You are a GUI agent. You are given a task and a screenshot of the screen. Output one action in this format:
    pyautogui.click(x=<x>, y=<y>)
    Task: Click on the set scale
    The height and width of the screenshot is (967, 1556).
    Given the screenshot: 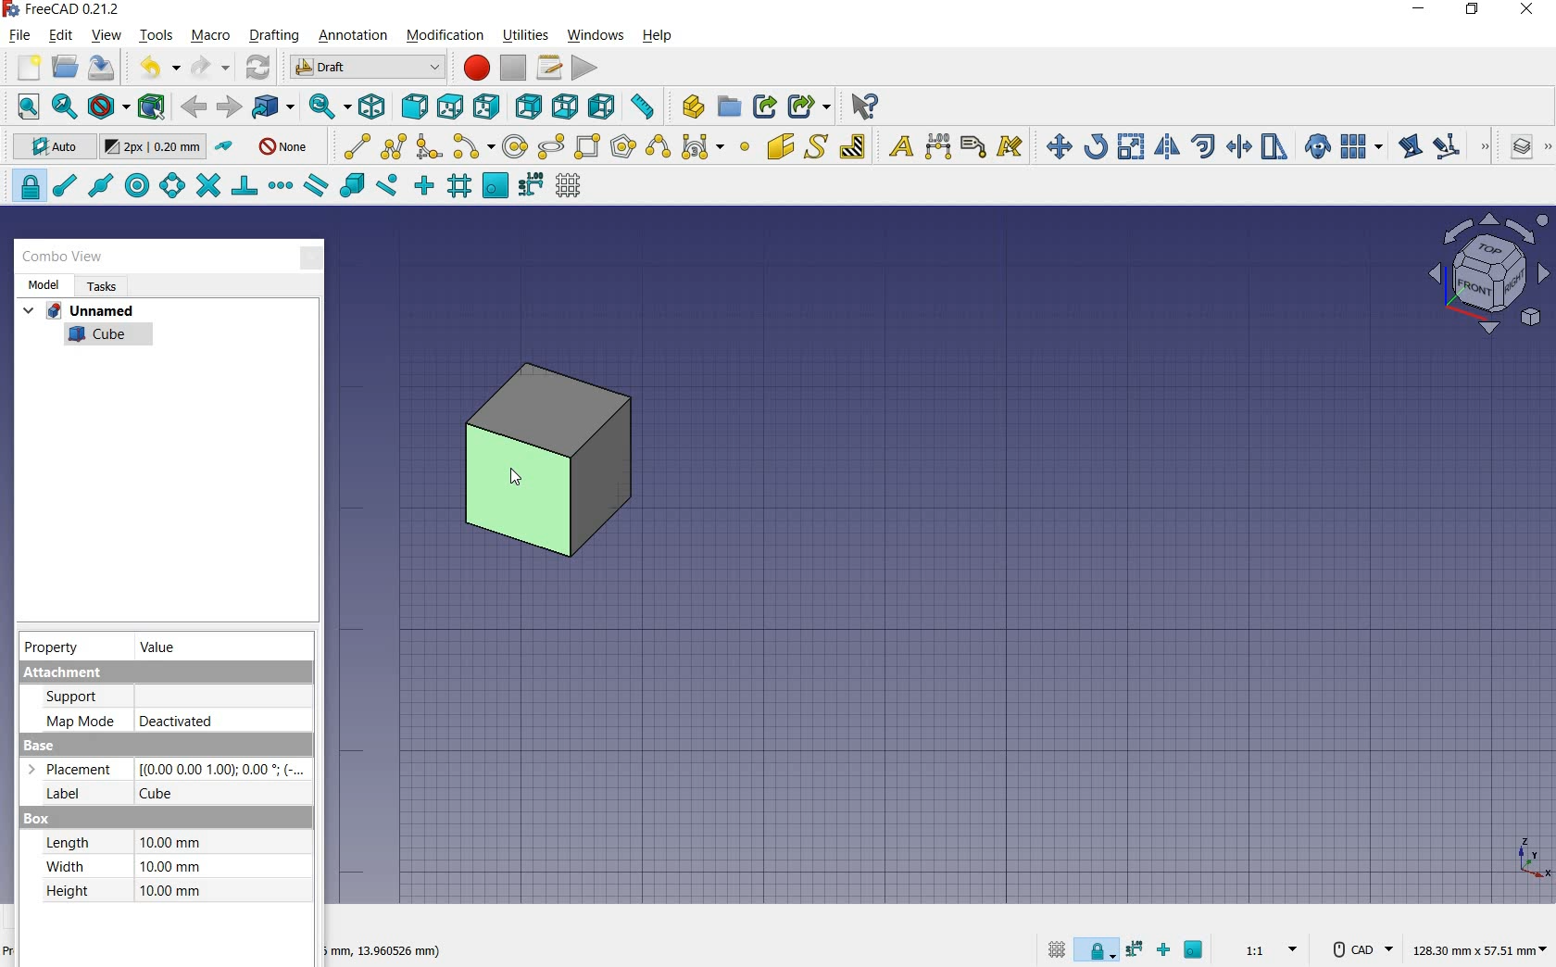 What is the action you would take?
    pyautogui.click(x=1270, y=949)
    